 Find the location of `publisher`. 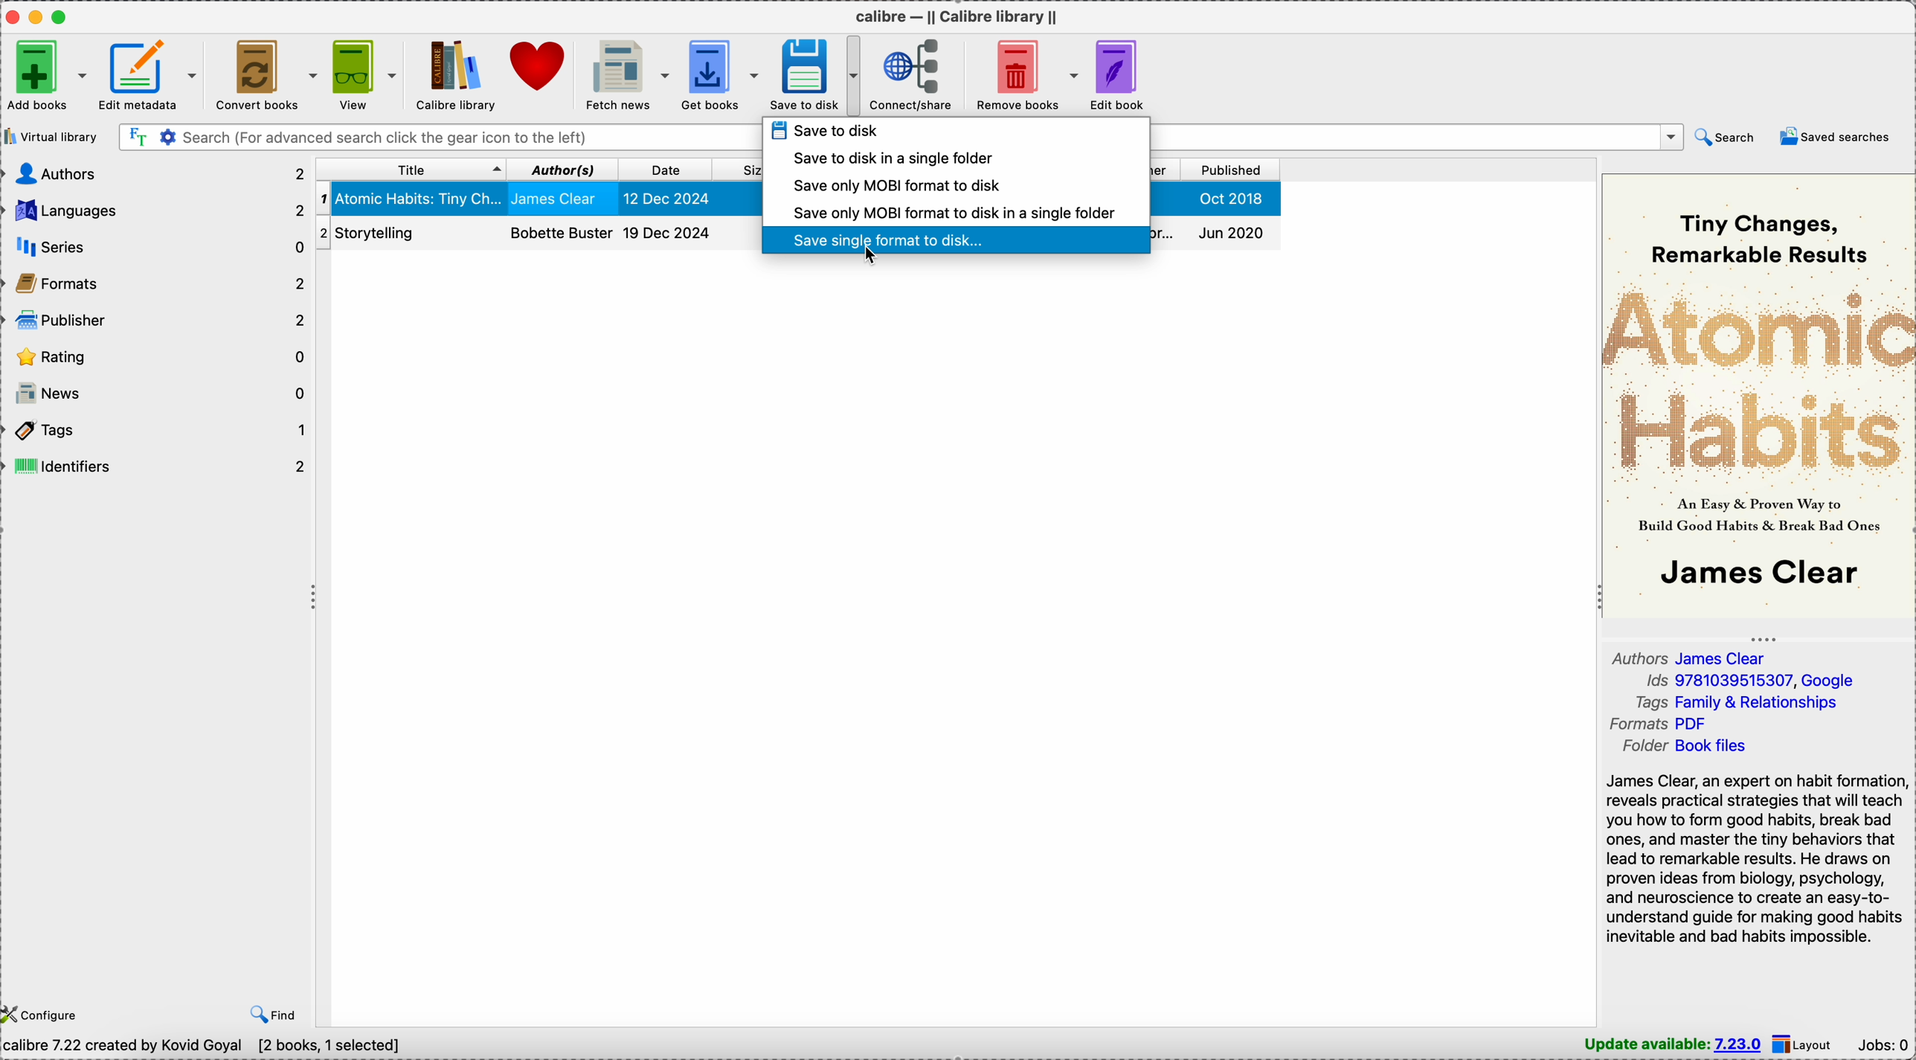

publisher is located at coordinates (1164, 170).